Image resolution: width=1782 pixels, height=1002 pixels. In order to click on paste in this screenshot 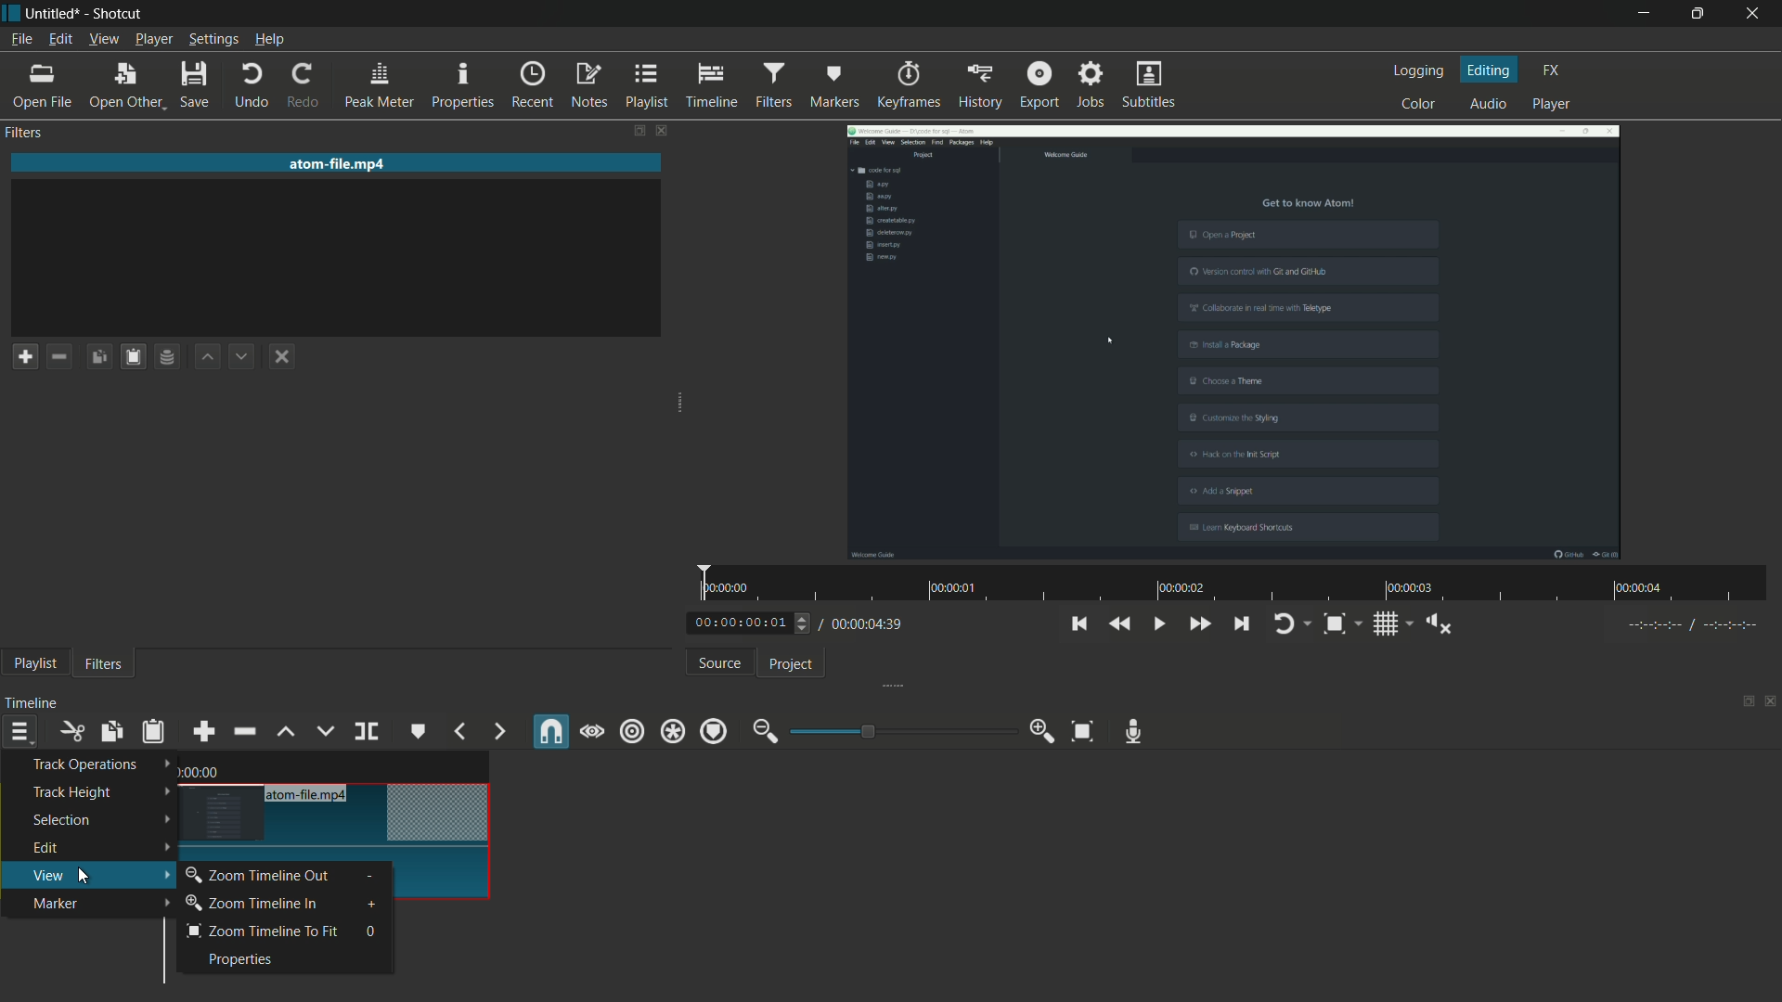, I will do `click(153, 731)`.